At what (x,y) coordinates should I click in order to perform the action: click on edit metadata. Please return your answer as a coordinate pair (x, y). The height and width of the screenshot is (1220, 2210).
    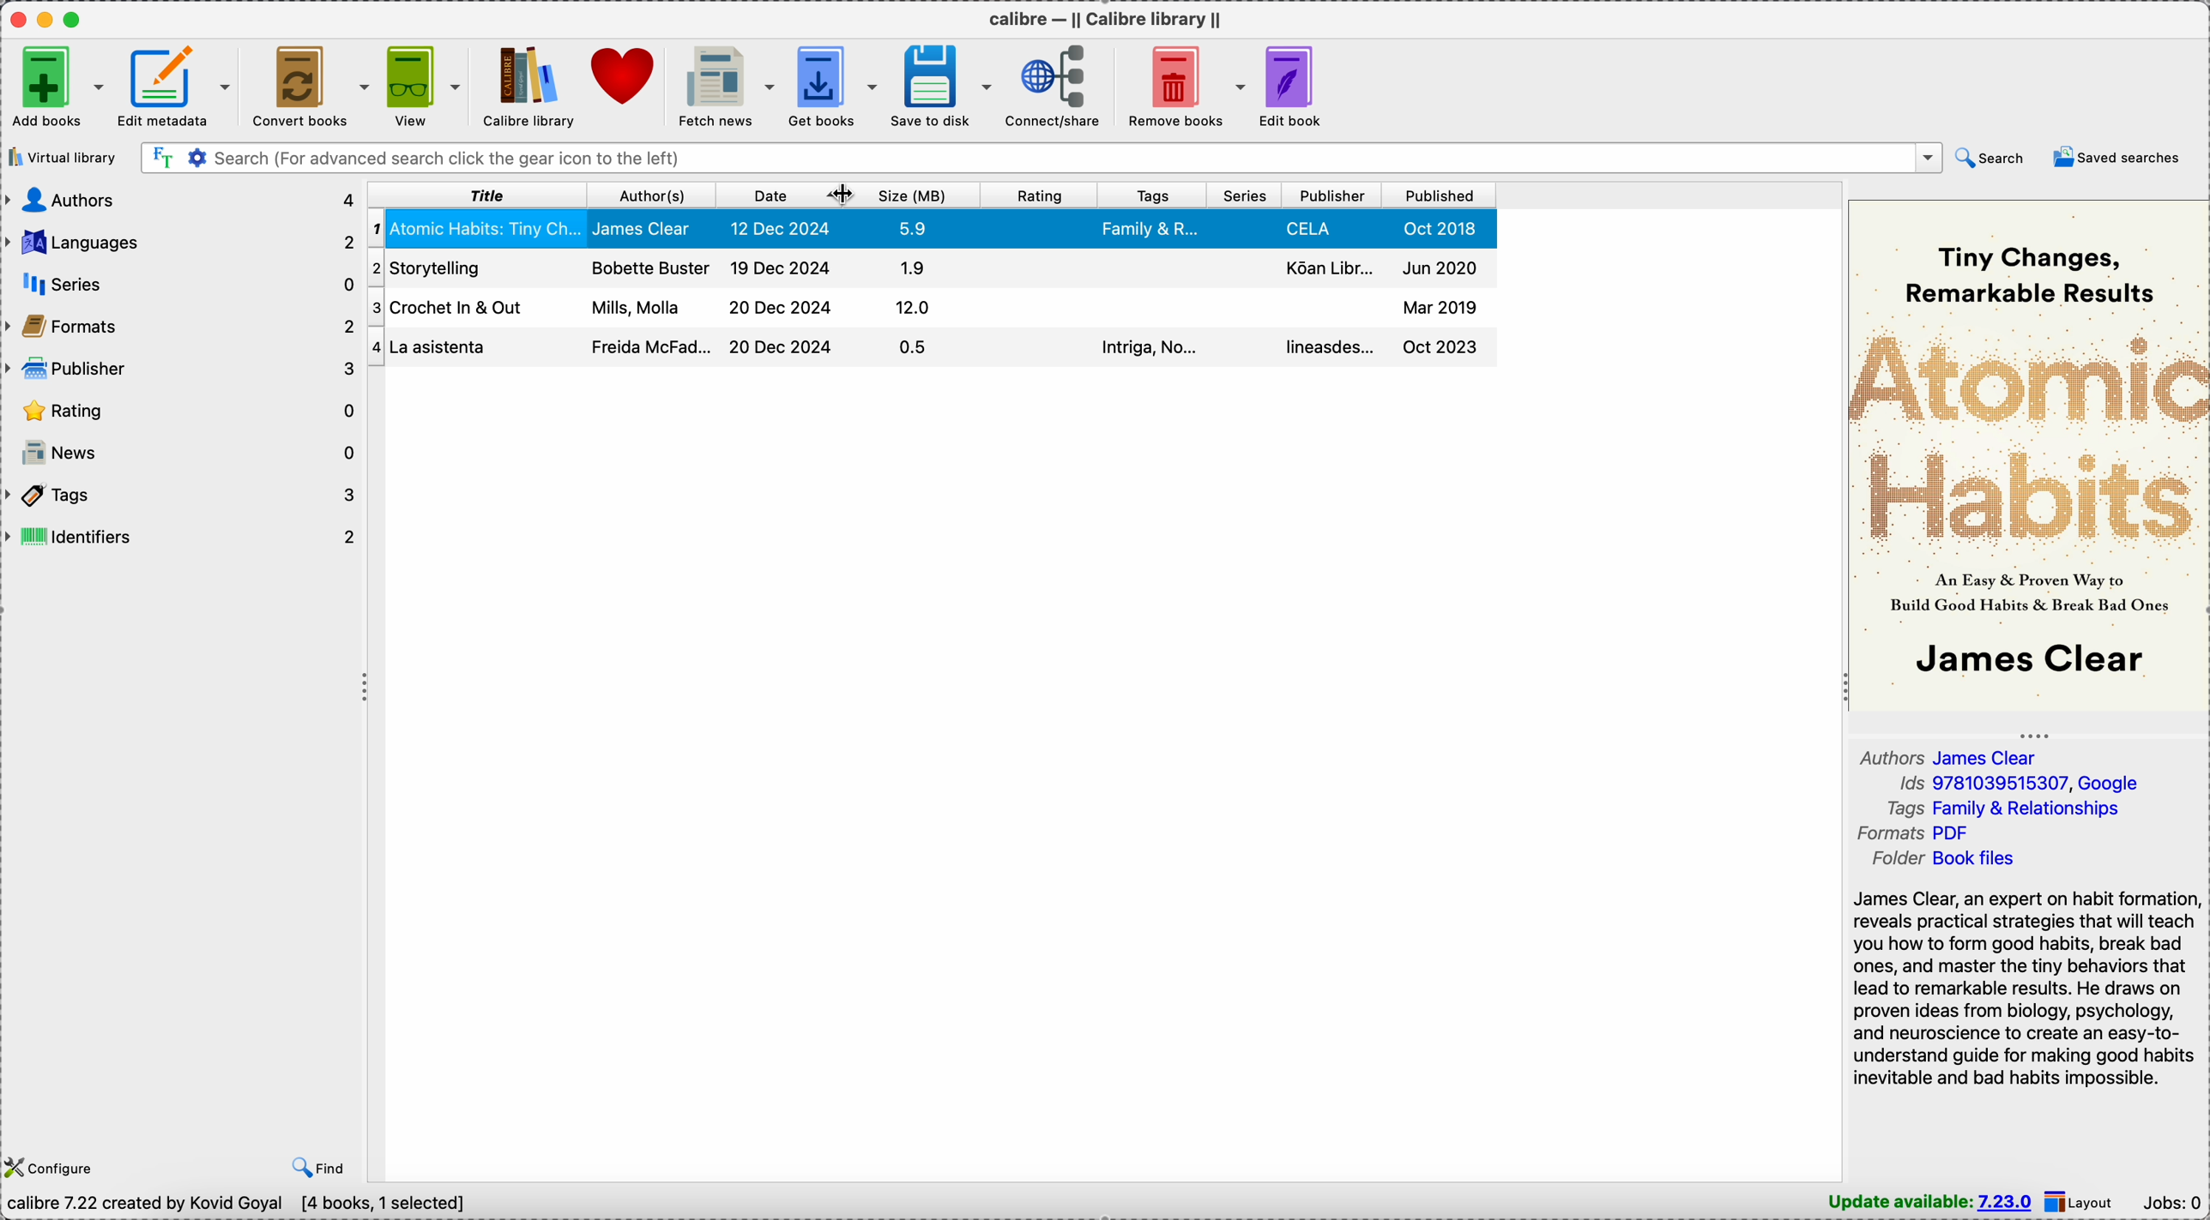
    Looking at the image, I should click on (178, 87).